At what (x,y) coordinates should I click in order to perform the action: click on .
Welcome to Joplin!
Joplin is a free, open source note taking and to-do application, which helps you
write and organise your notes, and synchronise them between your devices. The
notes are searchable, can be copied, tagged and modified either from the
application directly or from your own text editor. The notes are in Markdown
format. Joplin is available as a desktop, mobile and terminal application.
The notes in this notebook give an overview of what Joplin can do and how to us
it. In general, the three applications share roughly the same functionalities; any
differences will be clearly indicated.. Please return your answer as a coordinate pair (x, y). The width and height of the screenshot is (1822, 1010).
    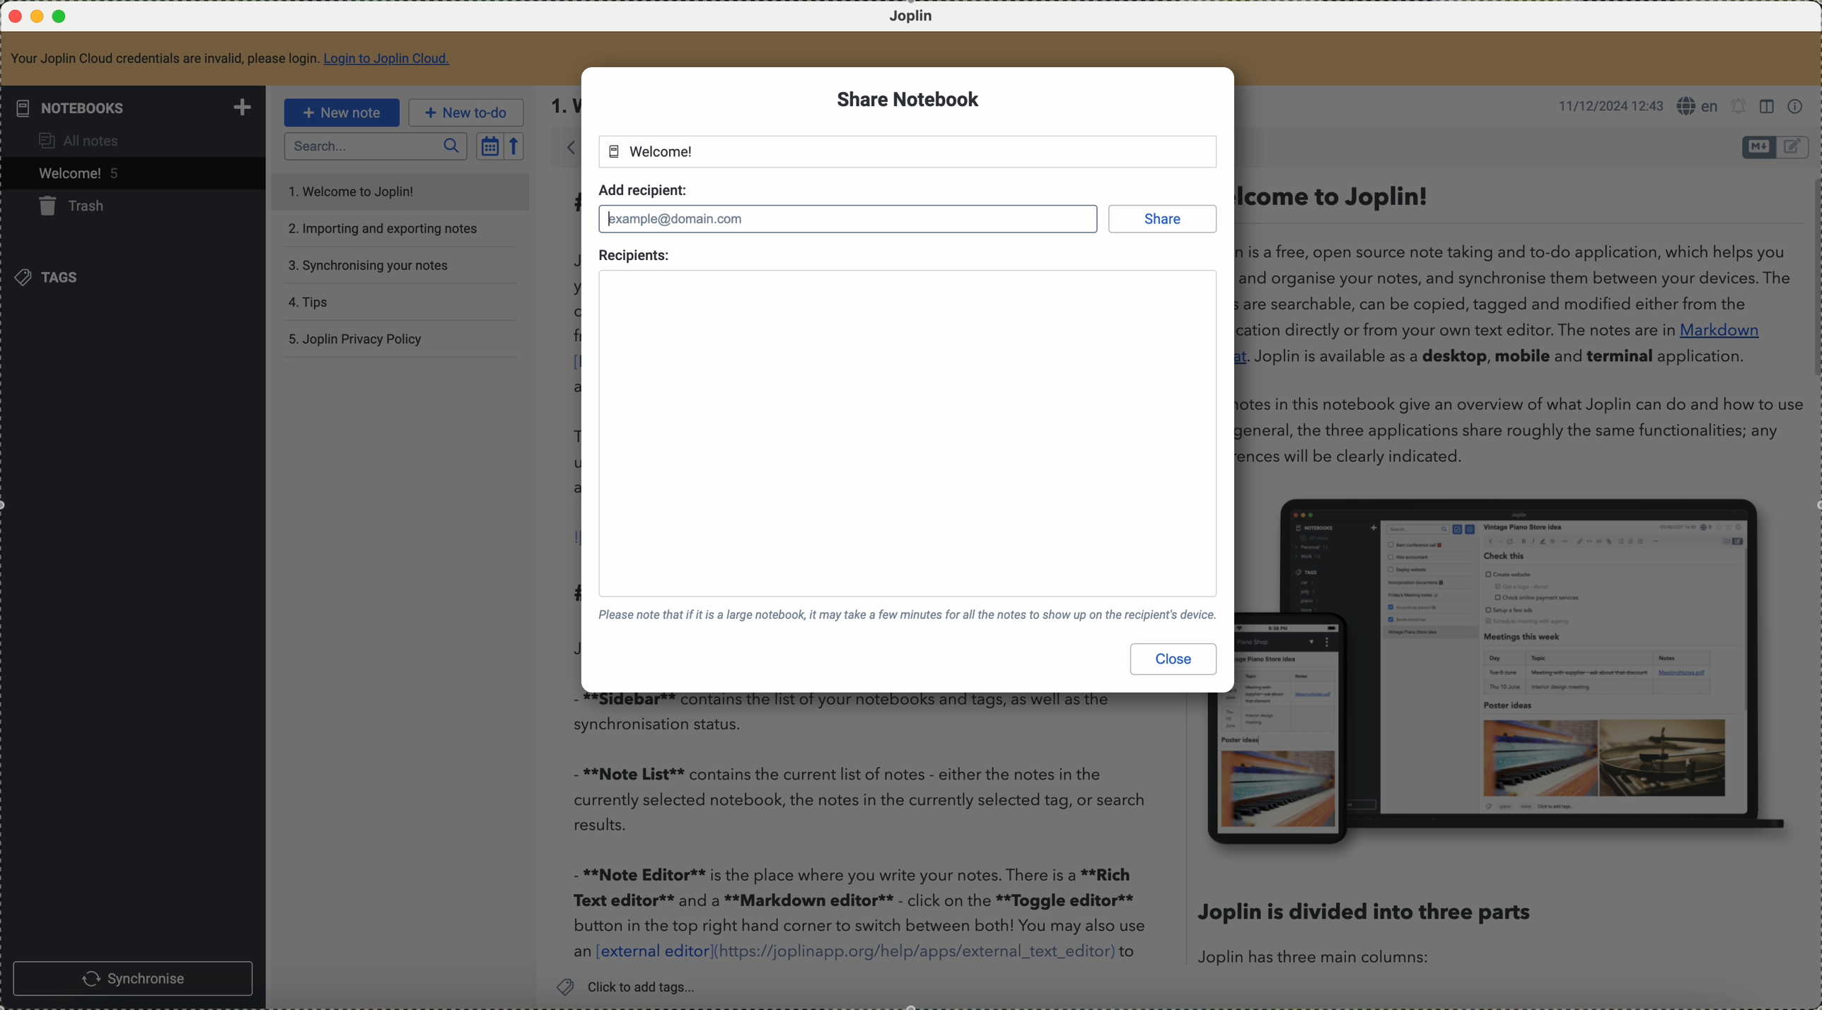
    Looking at the image, I should click on (1514, 323).